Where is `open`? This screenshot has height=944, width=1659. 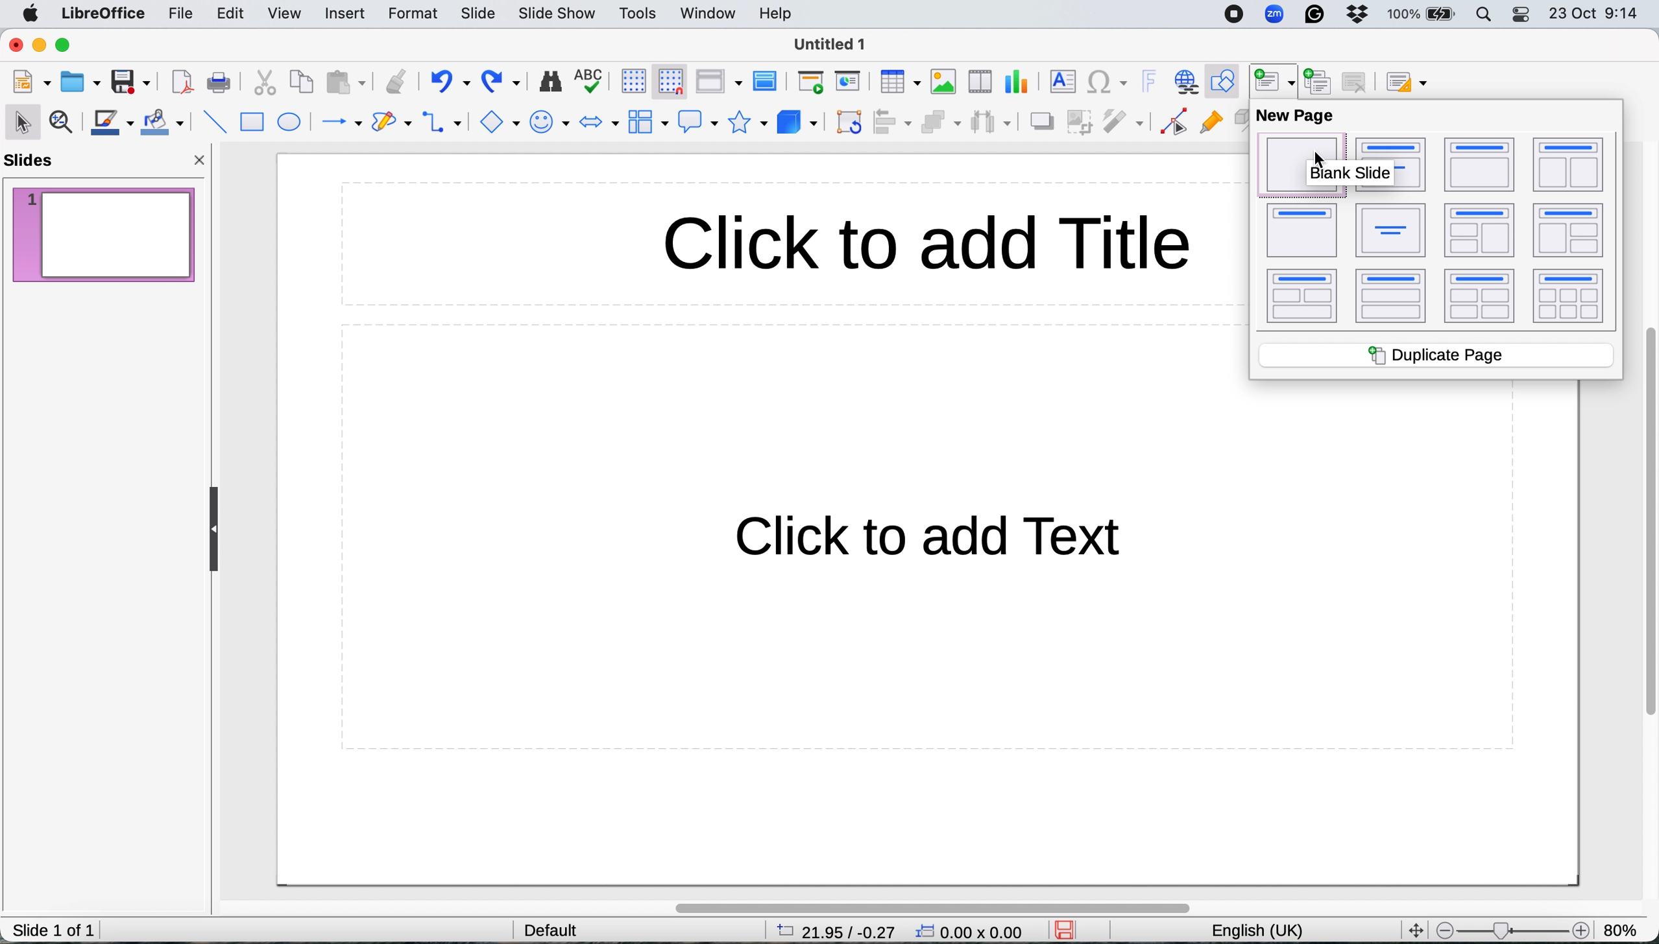
open is located at coordinates (80, 83).